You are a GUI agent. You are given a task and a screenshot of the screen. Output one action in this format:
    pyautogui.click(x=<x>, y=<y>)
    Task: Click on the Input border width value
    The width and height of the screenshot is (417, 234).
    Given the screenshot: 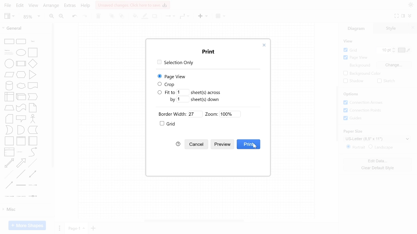 What is the action you would take?
    pyautogui.click(x=195, y=114)
    